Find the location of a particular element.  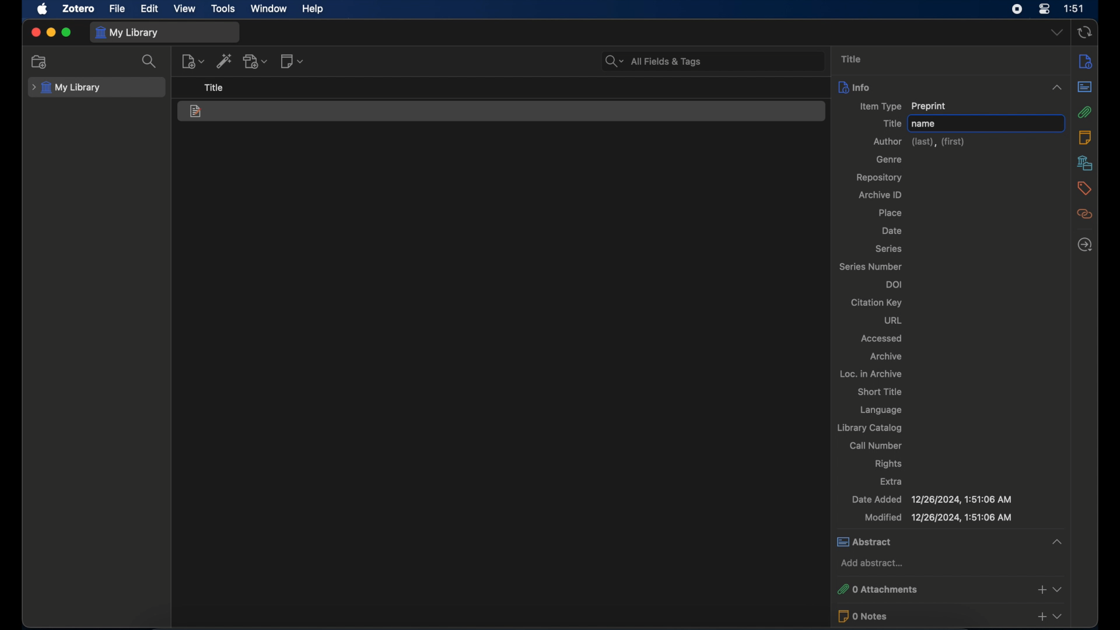

window is located at coordinates (269, 9).